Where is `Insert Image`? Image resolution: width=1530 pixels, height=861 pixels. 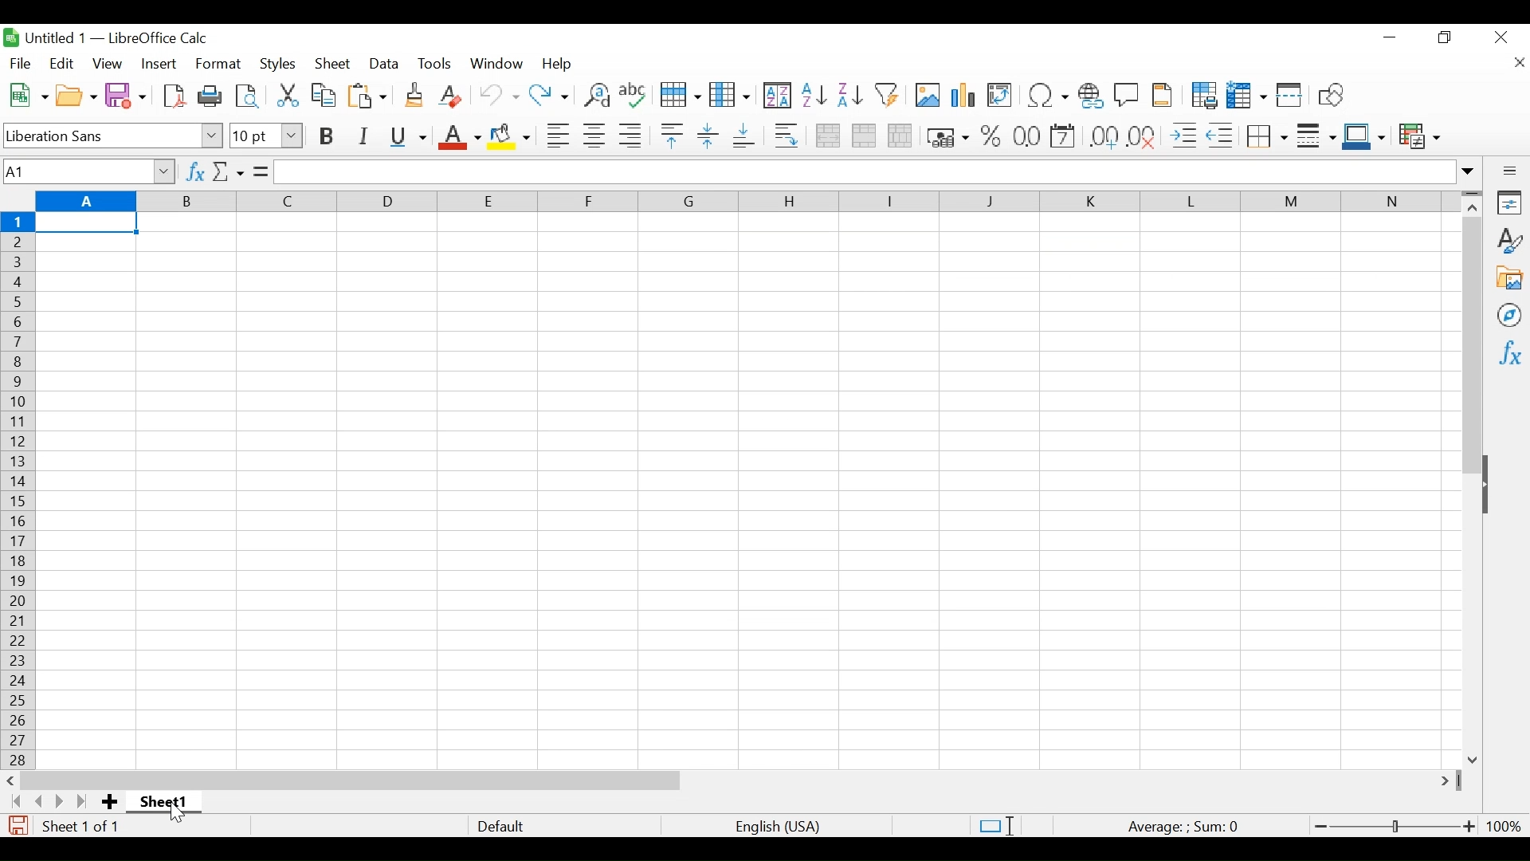 Insert Image is located at coordinates (925, 96).